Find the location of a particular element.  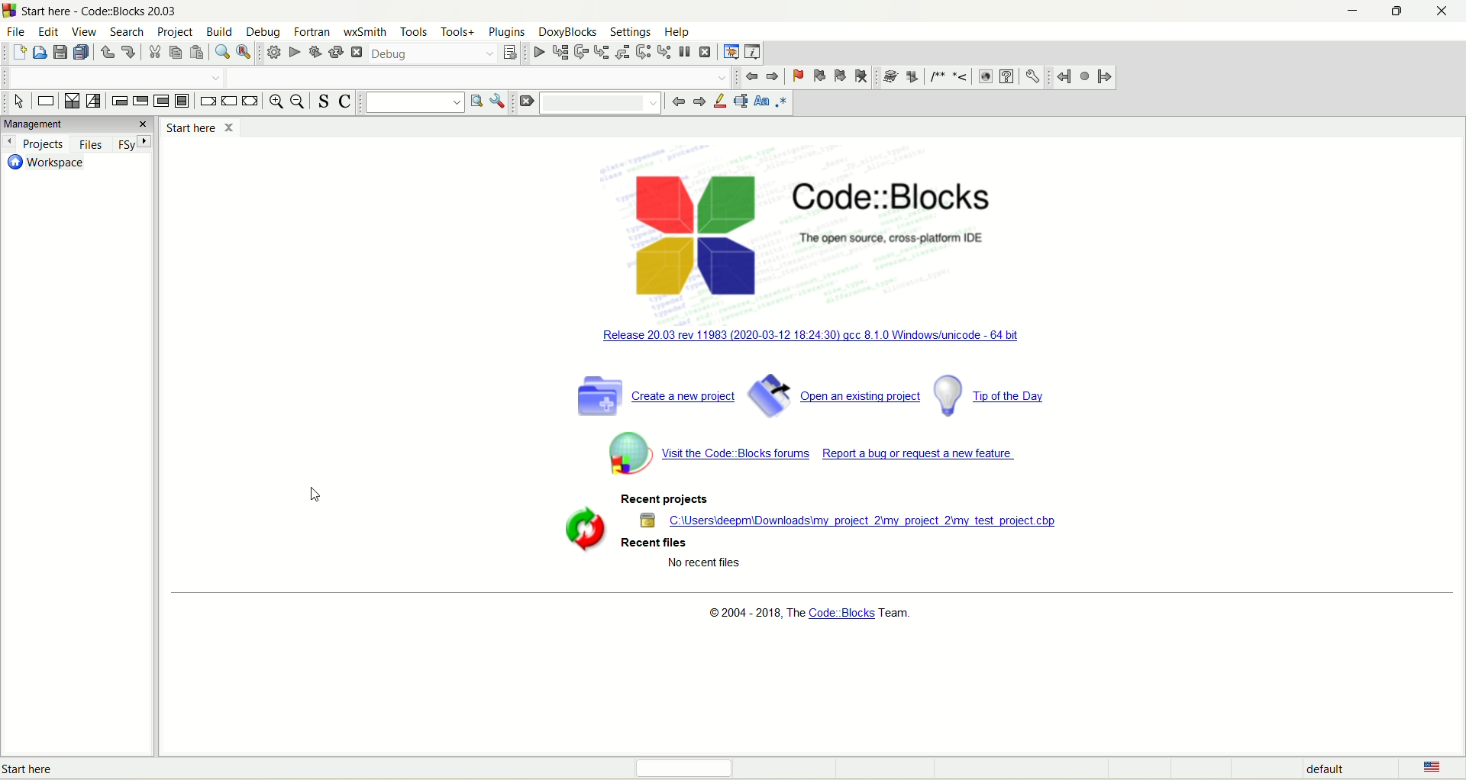

text search is located at coordinates (411, 103).